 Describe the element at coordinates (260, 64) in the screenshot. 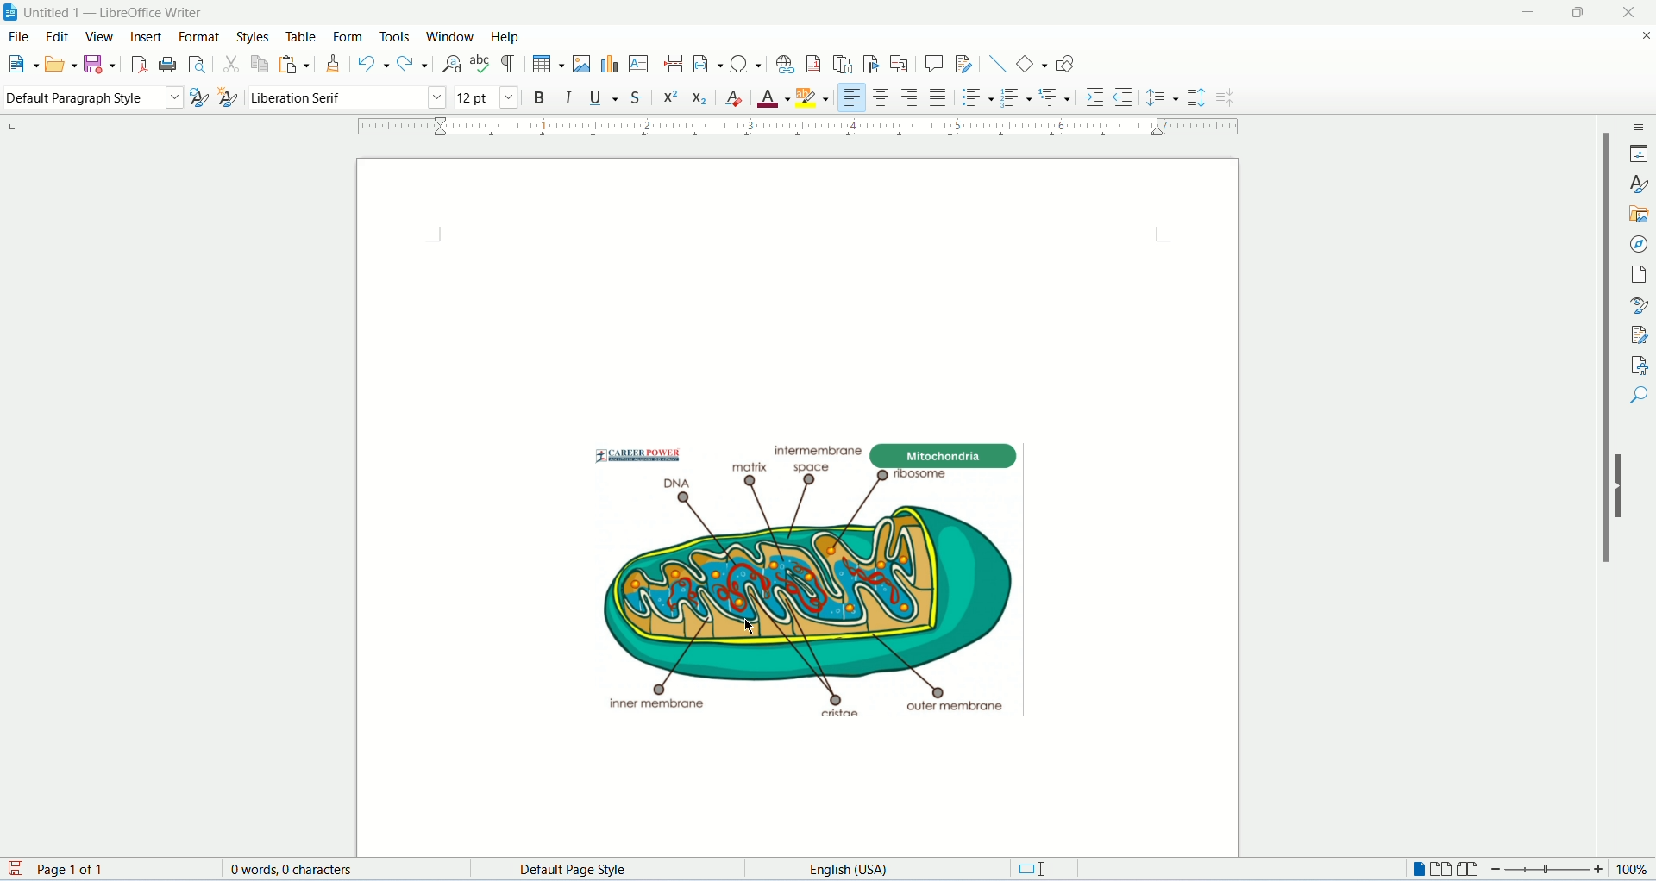

I see `copy` at that location.